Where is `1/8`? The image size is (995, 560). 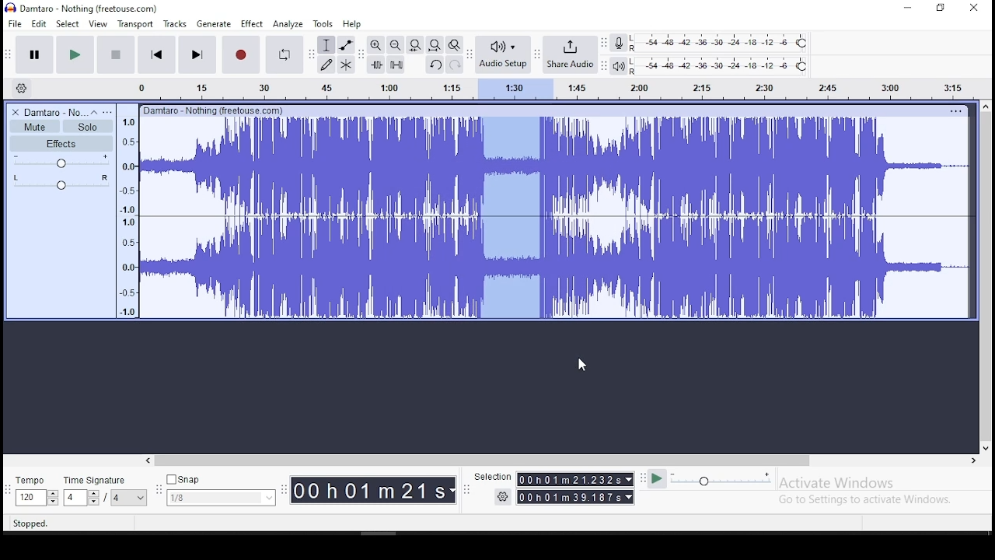
1/8 is located at coordinates (209, 498).